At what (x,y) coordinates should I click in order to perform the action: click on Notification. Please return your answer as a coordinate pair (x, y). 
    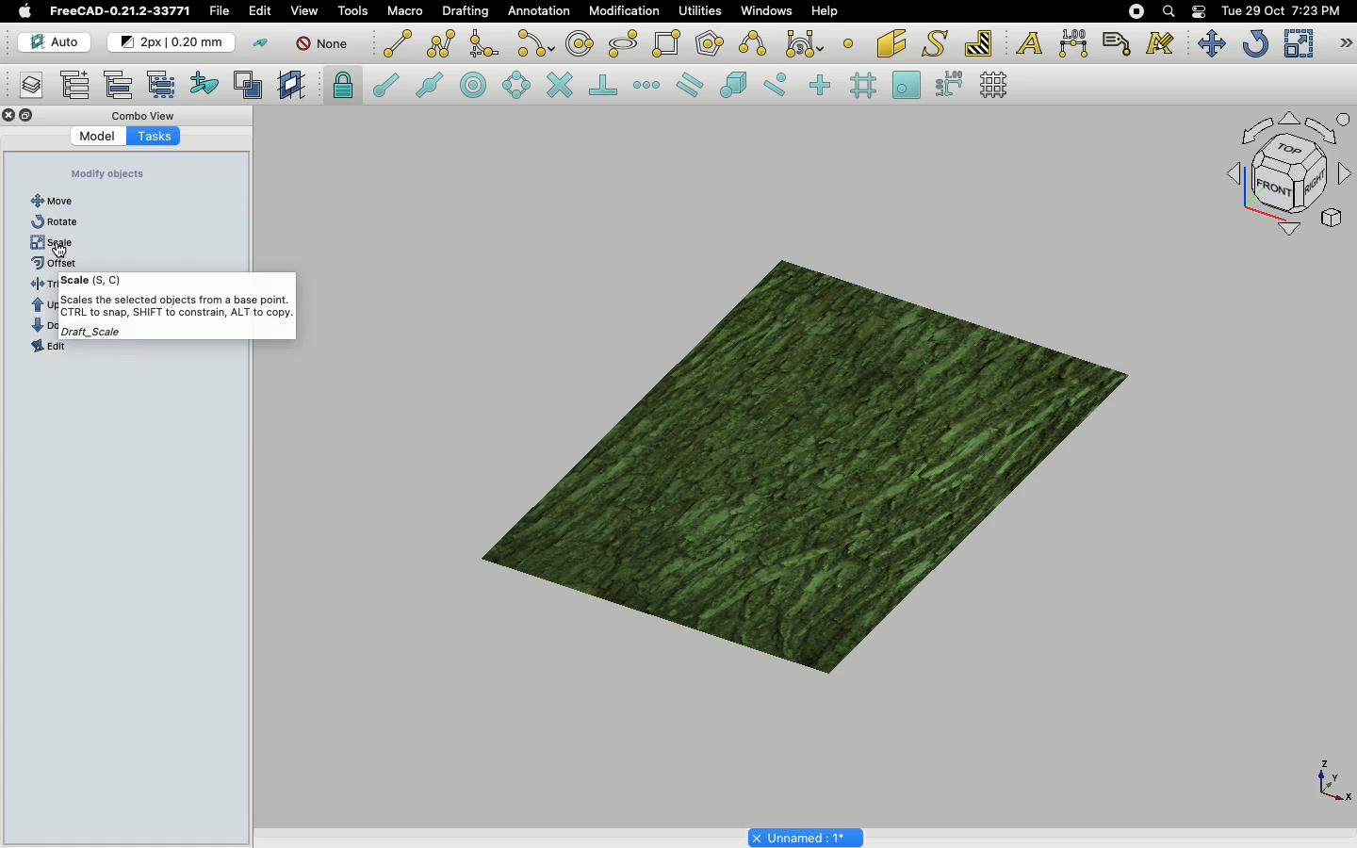
    Looking at the image, I should click on (1200, 10).